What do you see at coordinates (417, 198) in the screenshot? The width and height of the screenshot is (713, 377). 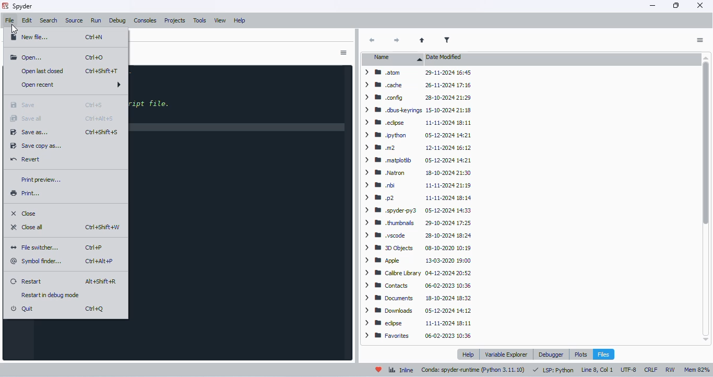 I see `> mp2 11-11-2024 18:14` at bounding box center [417, 198].